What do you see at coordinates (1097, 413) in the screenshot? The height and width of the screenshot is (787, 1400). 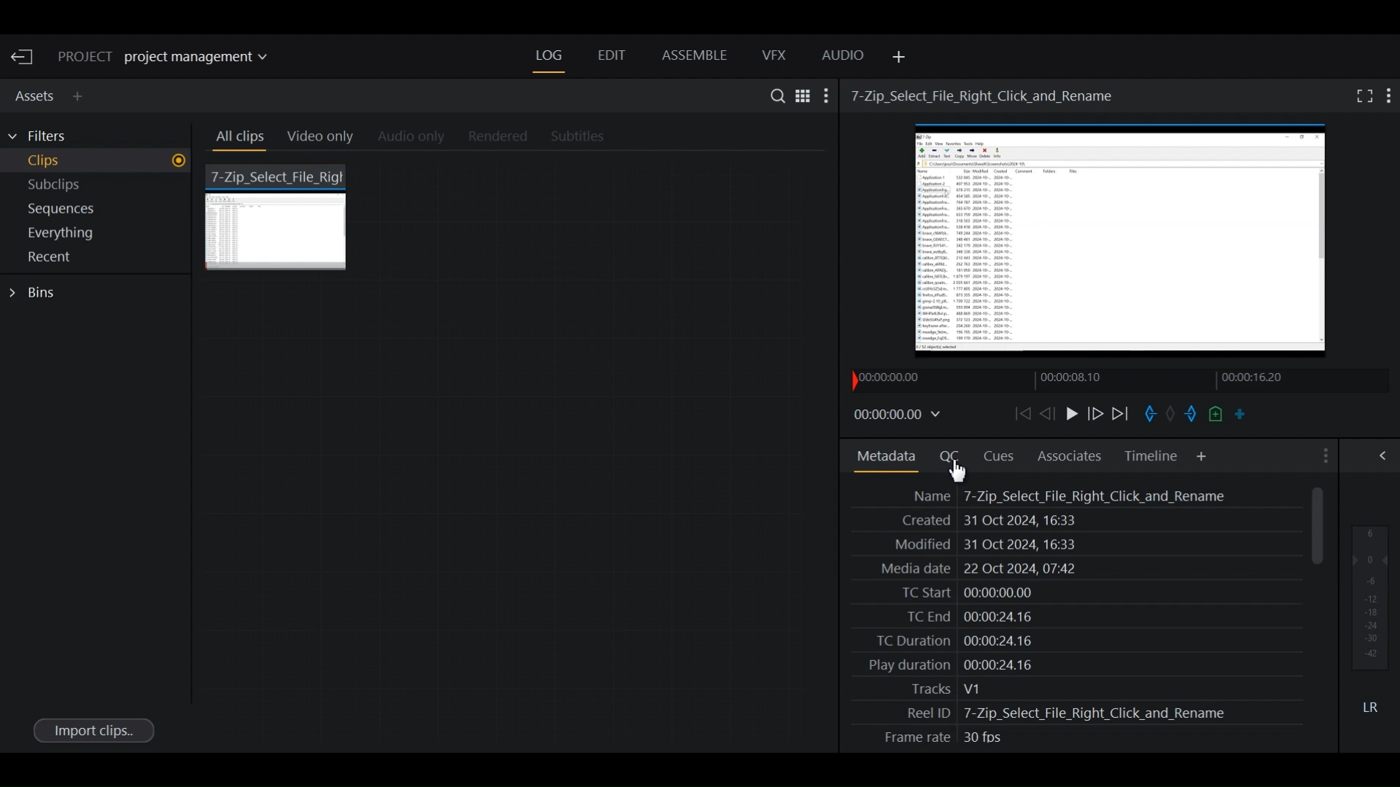 I see `Nudge frame forward` at bounding box center [1097, 413].